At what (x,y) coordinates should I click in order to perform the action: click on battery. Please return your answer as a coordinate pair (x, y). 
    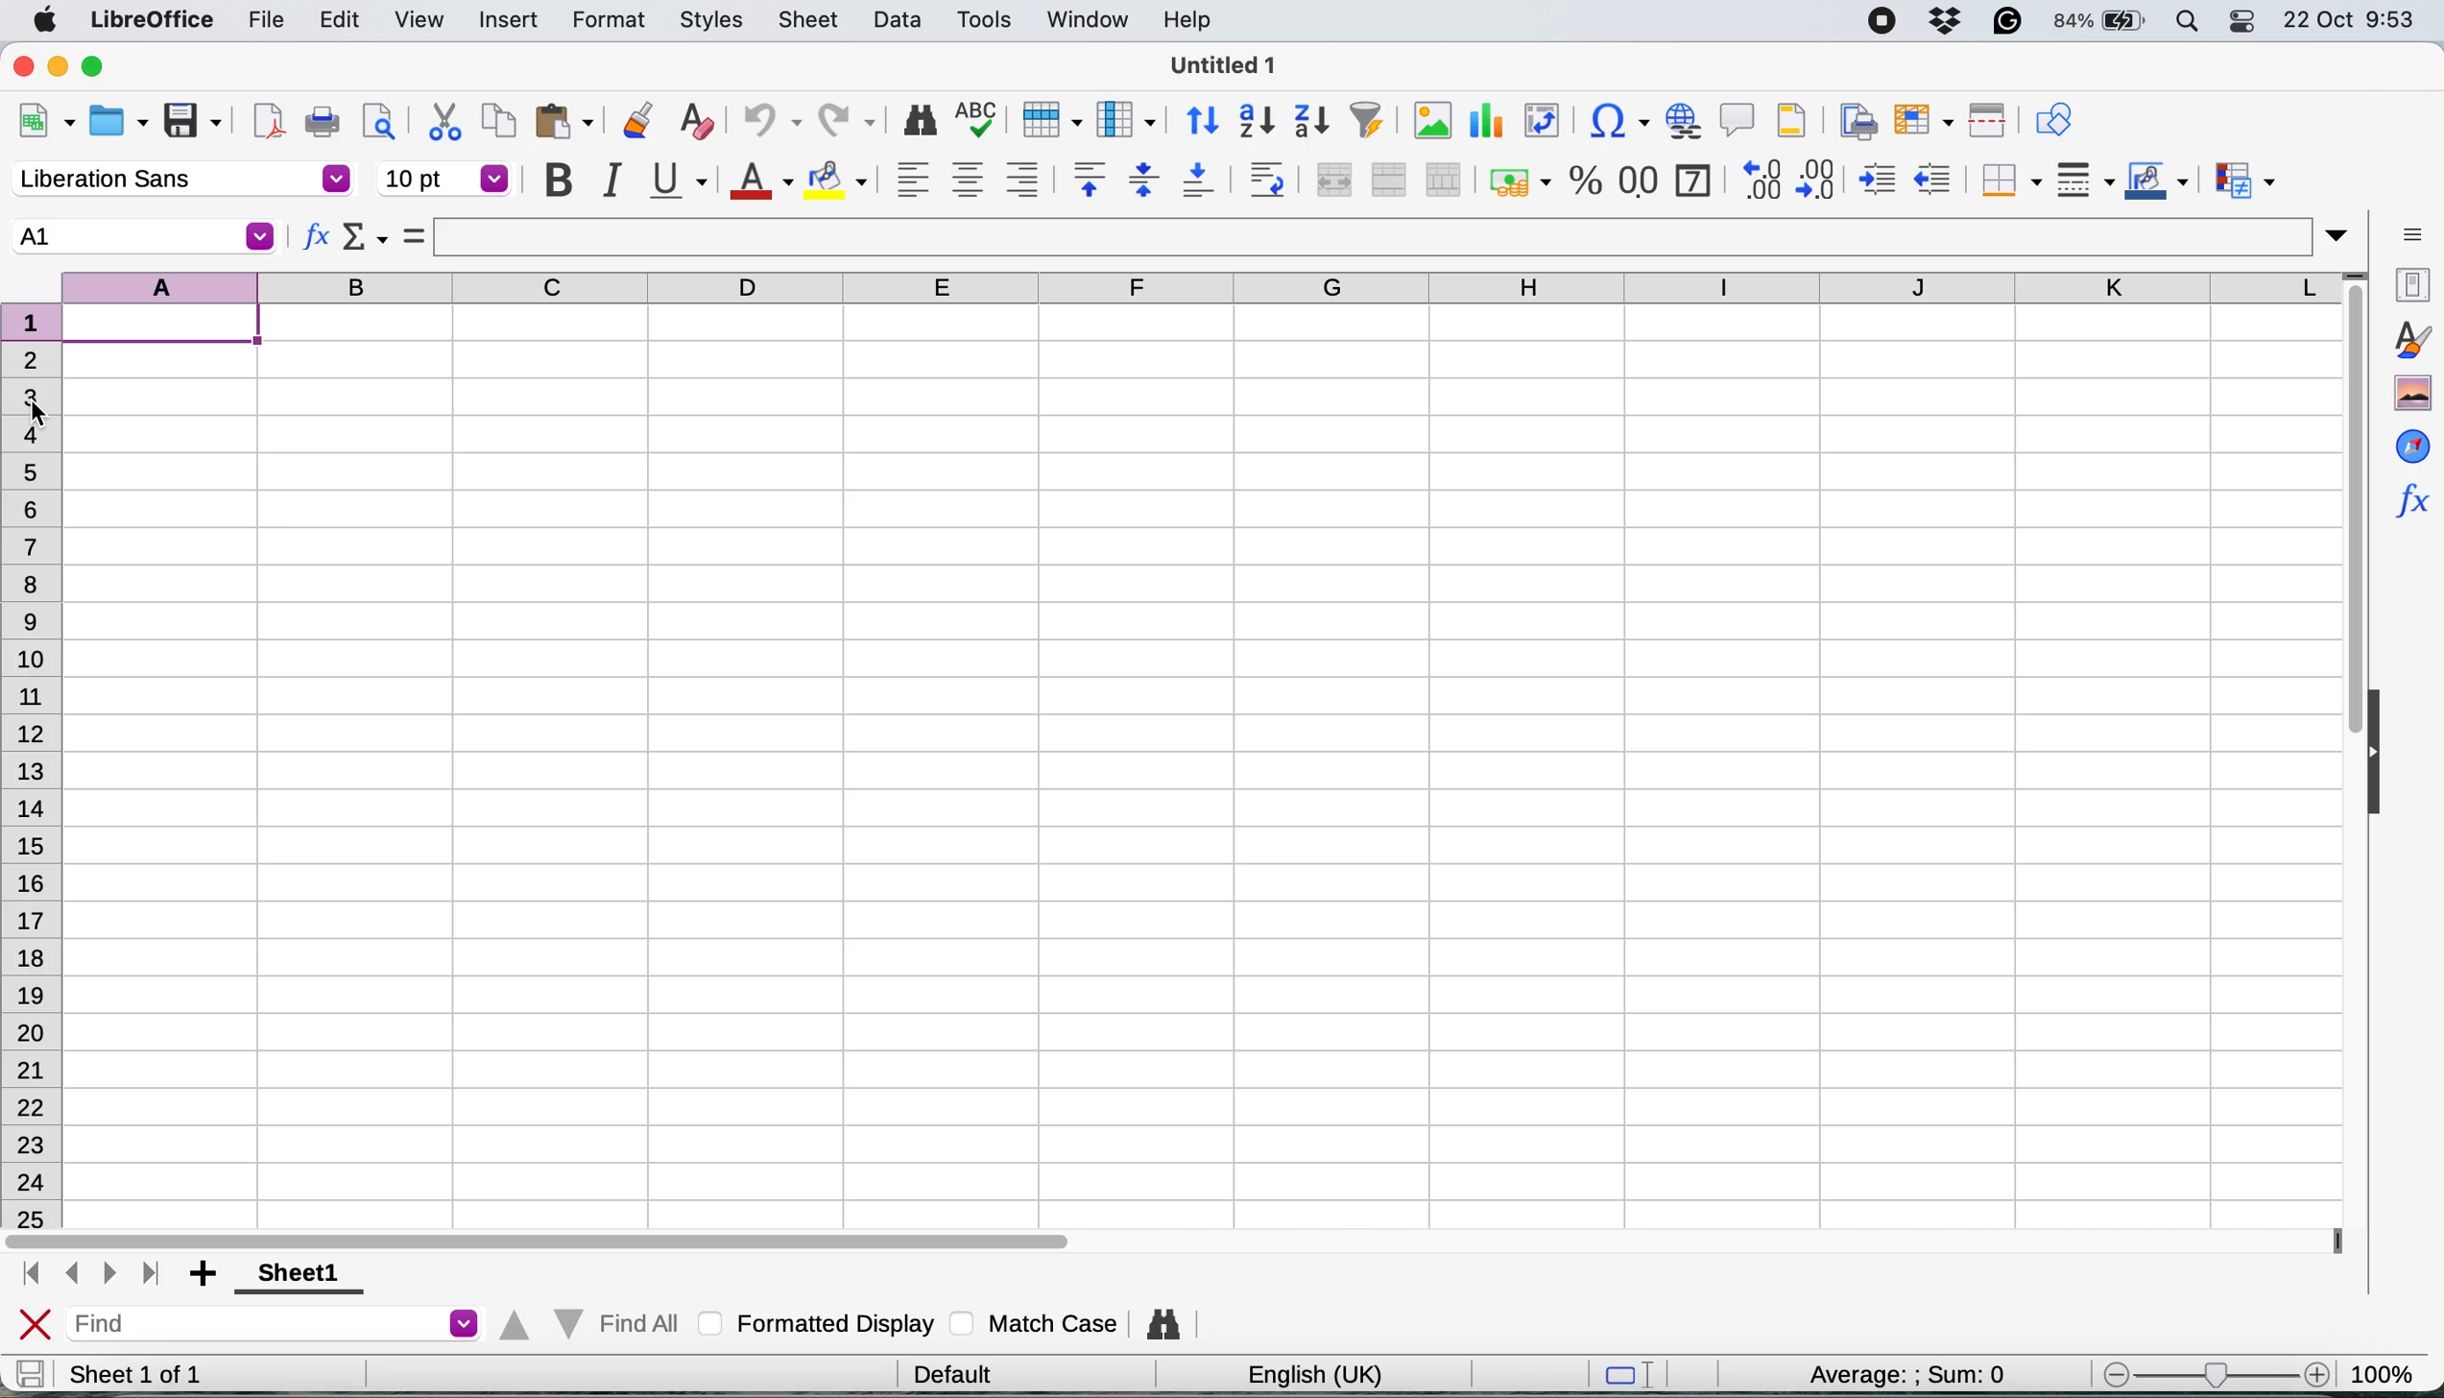
    Looking at the image, I should click on (2101, 21).